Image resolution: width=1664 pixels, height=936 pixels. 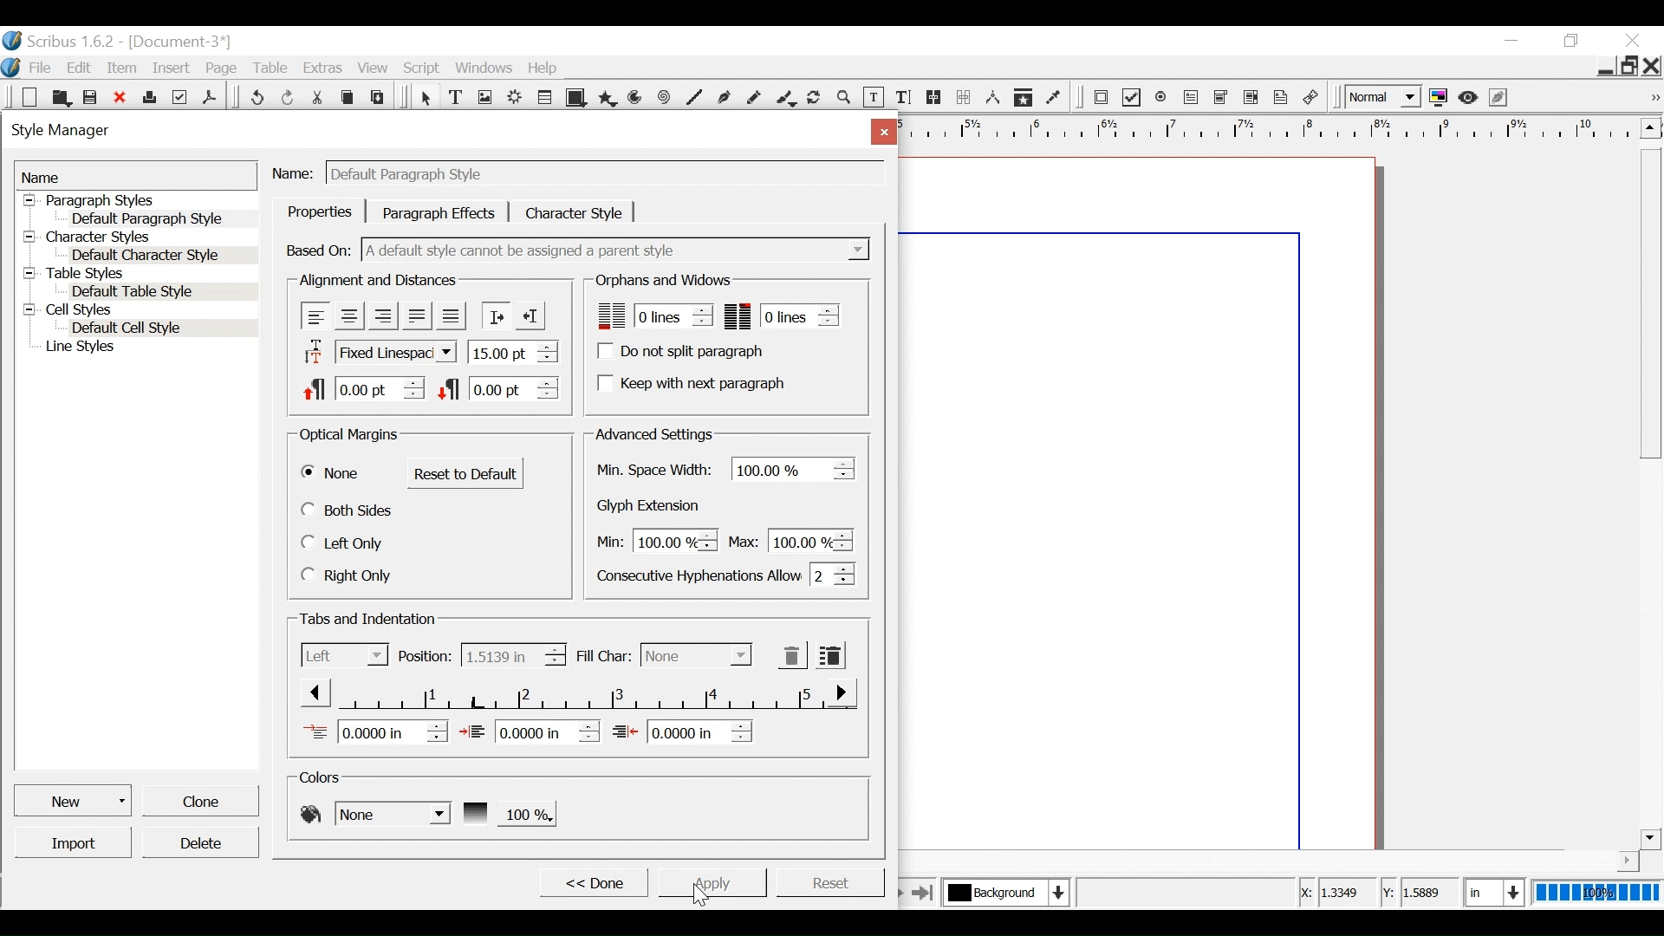 What do you see at coordinates (147, 348) in the screenshot?
I see `line Styles` at bounding box center [147, 348].